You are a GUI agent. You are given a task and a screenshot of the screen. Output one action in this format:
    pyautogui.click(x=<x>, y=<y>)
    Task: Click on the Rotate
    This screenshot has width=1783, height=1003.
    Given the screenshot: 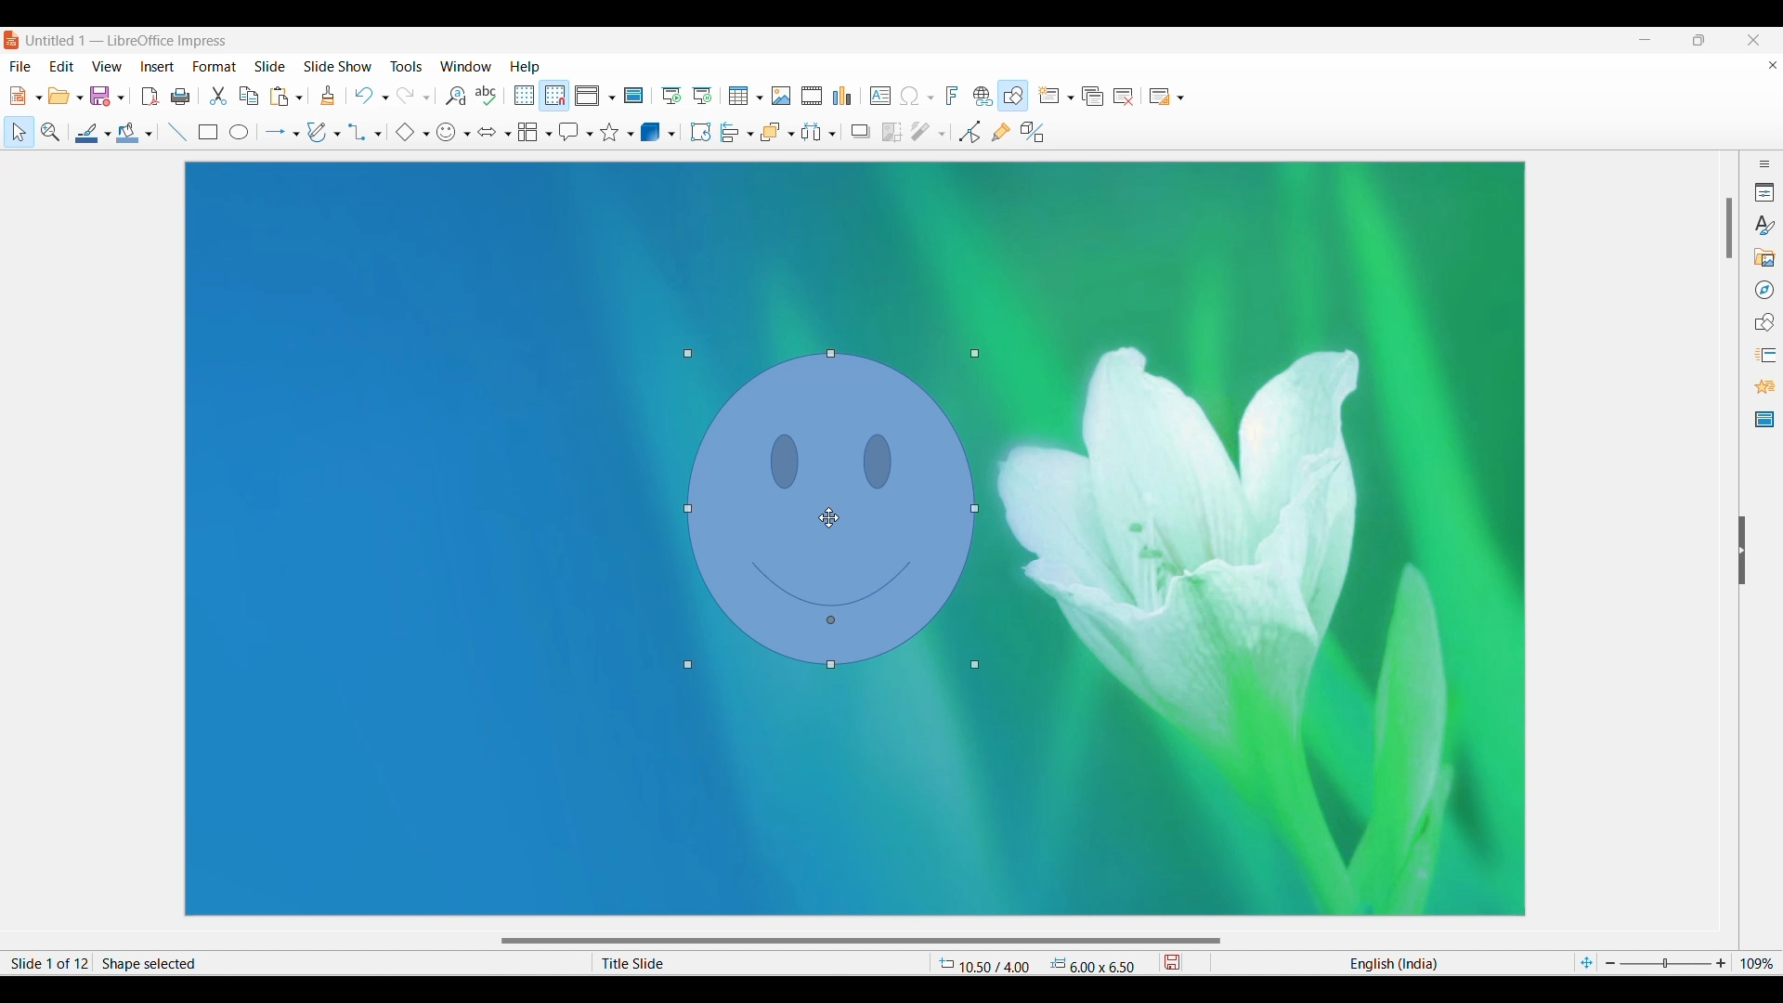 What is the action you would take?
    pyautogui.click(x=700, y=131)
    